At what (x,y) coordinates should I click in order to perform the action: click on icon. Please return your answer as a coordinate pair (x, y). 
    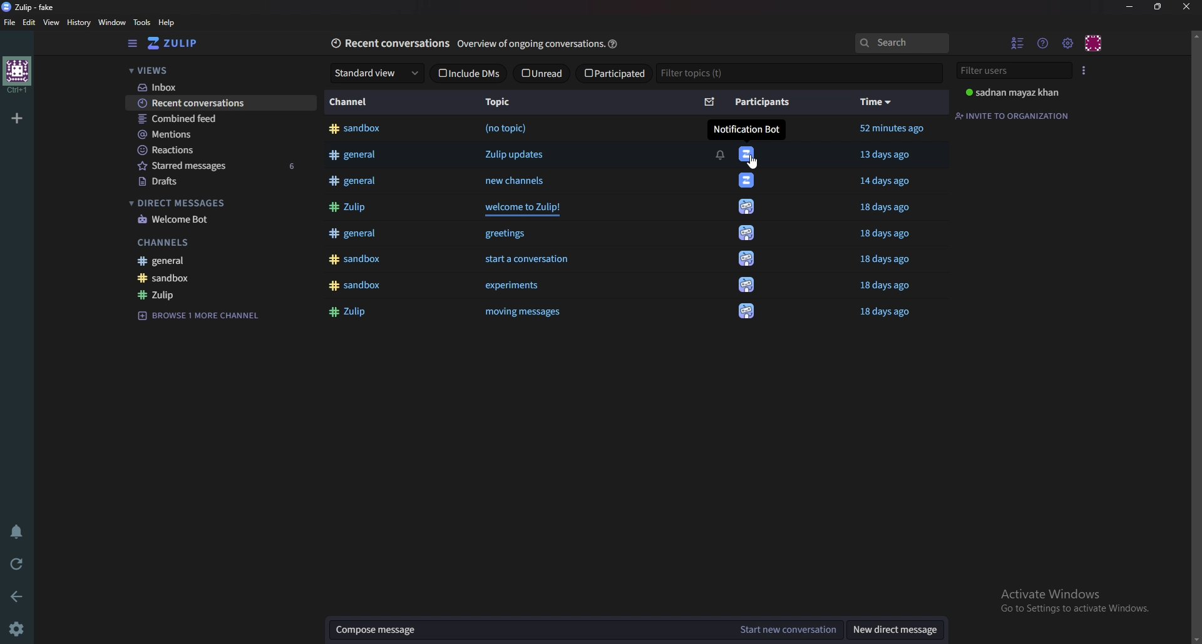
    Looking at the image, I should click on (747, 233).